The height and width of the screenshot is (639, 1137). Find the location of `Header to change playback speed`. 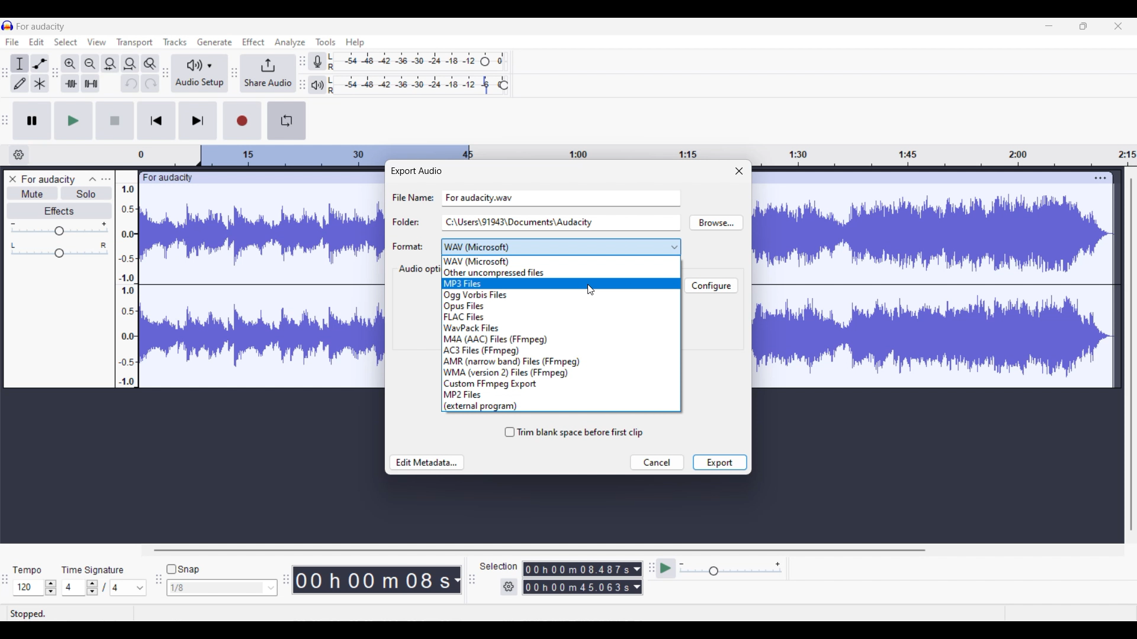

Header to change playback speed is located at coordinates (503, 85).